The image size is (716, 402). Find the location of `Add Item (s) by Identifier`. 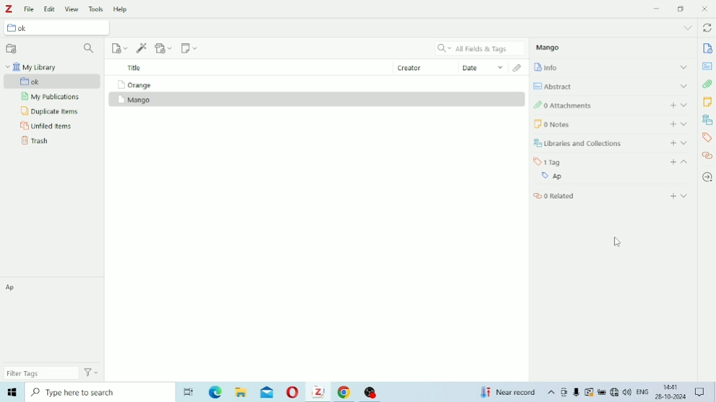

Add Item (s) by Identifier is located at coordinates (142, 48).